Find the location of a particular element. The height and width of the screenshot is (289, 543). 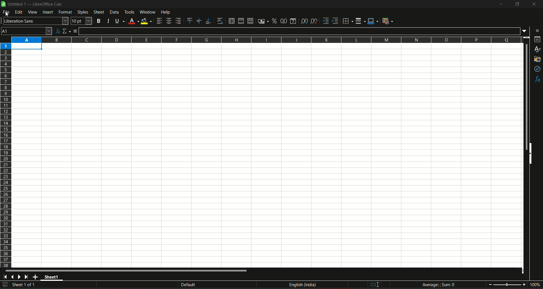

select function is located at coordinates (67, 30).